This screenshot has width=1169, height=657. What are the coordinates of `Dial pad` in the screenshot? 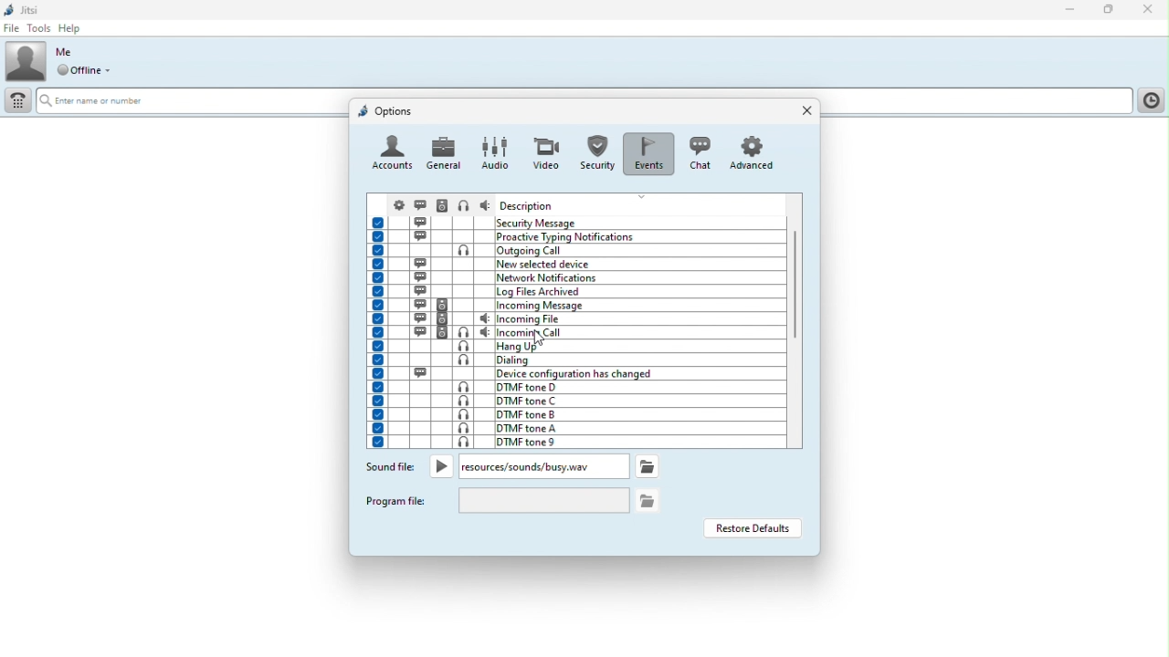 It's located at (16, 103).